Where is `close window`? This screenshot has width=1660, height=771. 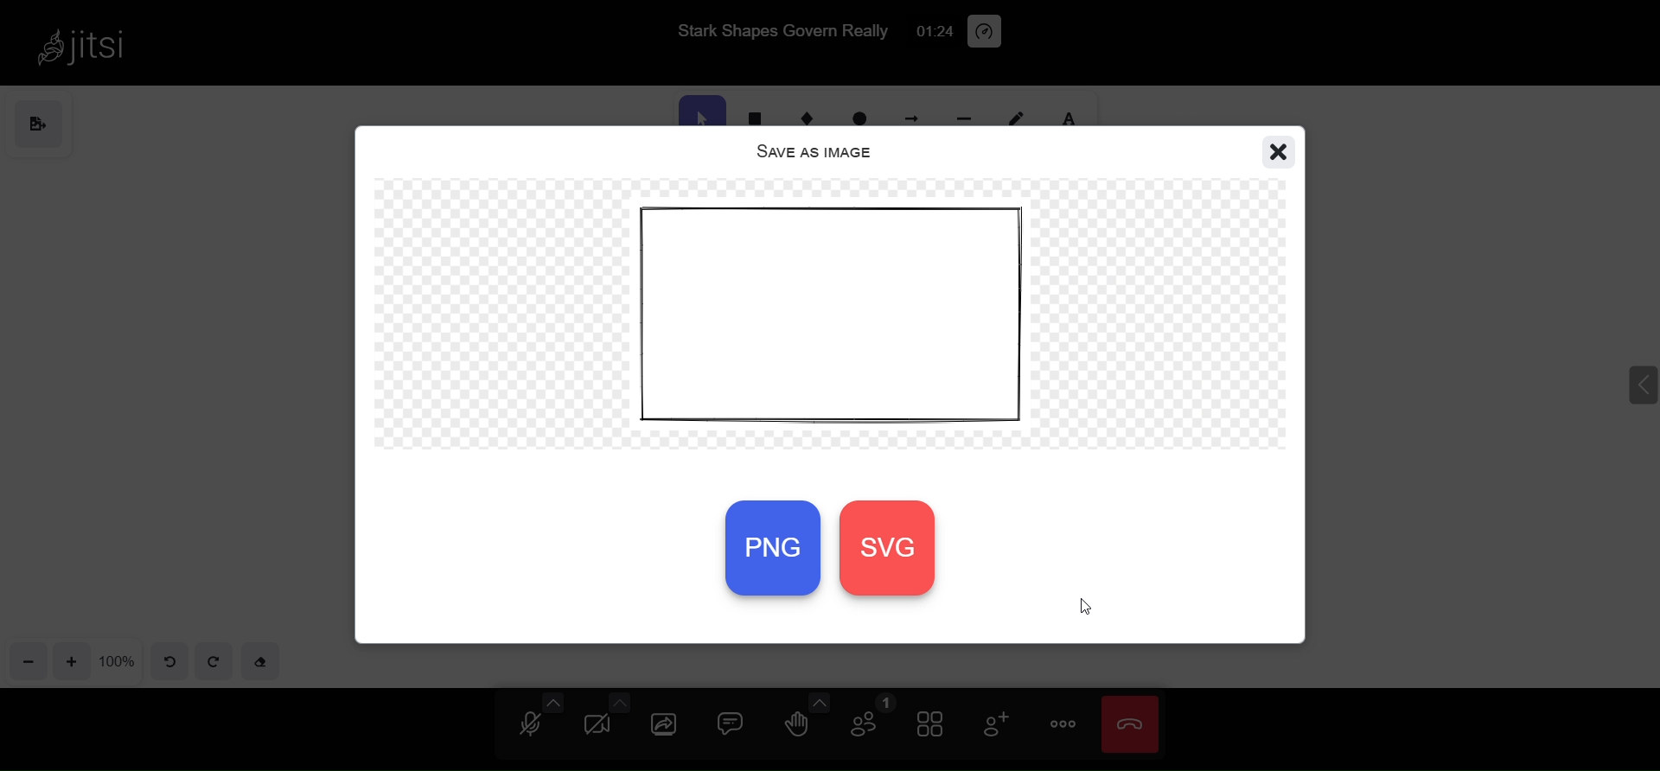 close window is located at coordinates (1277, 151).